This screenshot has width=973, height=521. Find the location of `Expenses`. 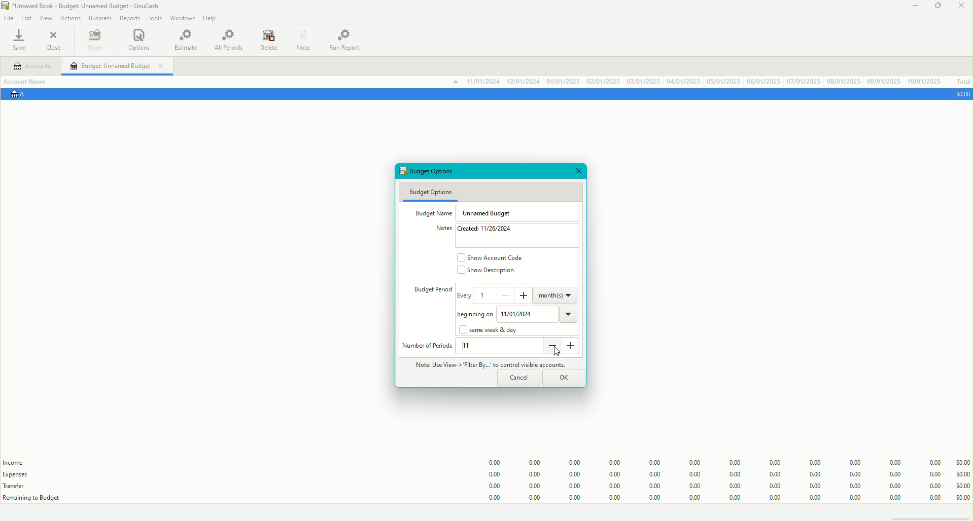

Expenses is located at coordinates (20, 474).